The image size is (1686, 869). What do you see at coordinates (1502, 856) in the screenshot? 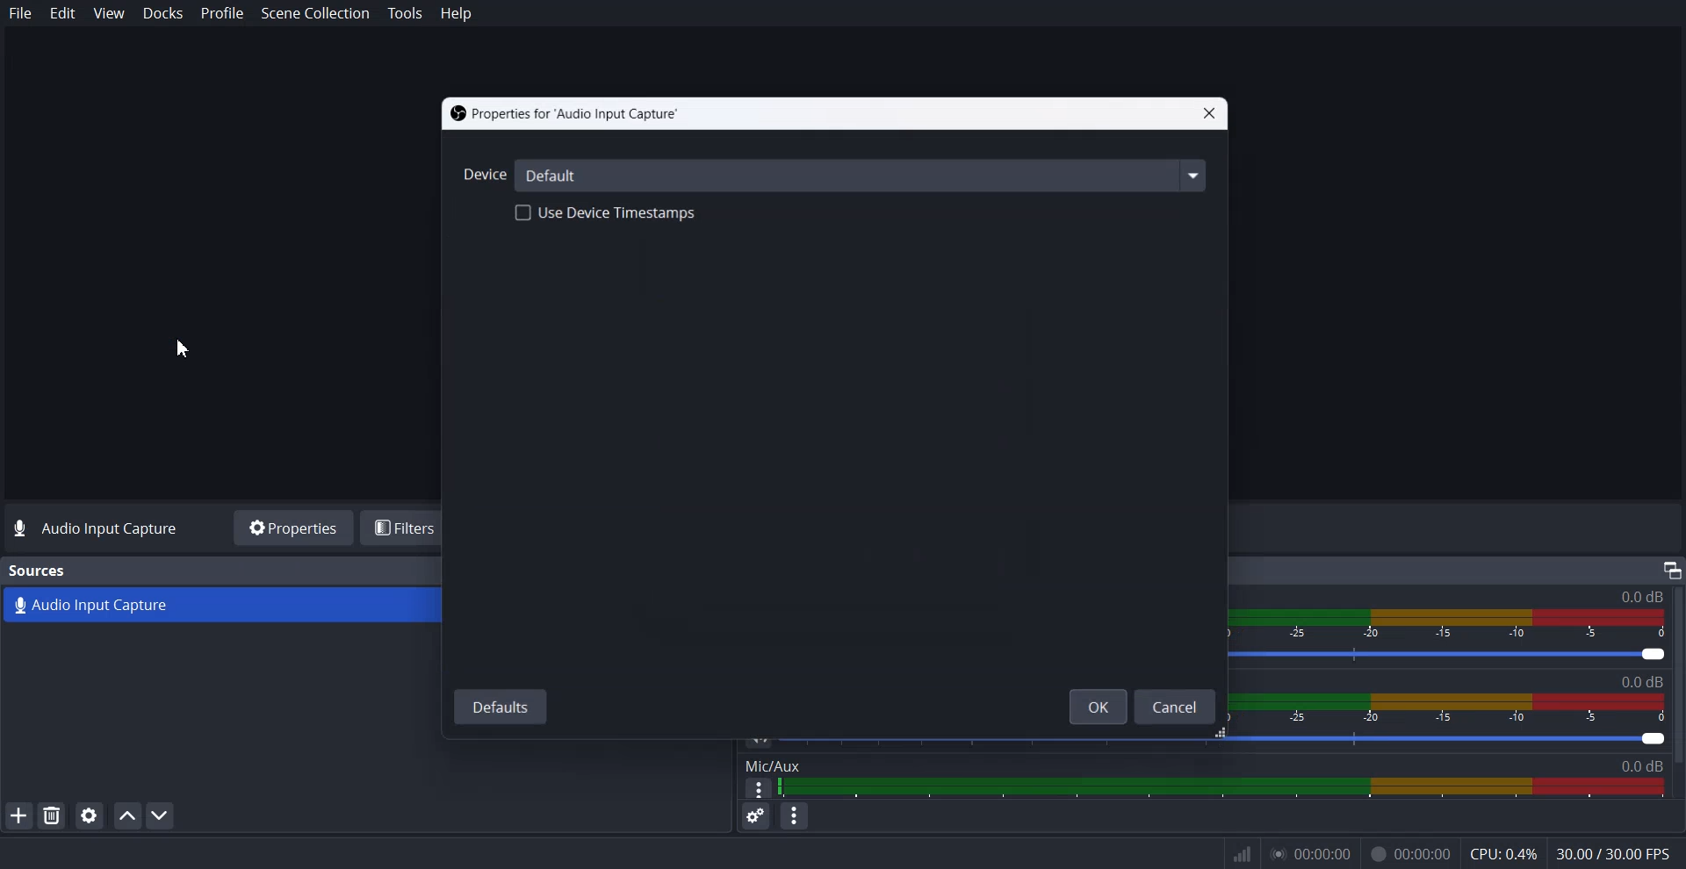
I see `CPU: 0.3%` at bounding box center [1502, 856].